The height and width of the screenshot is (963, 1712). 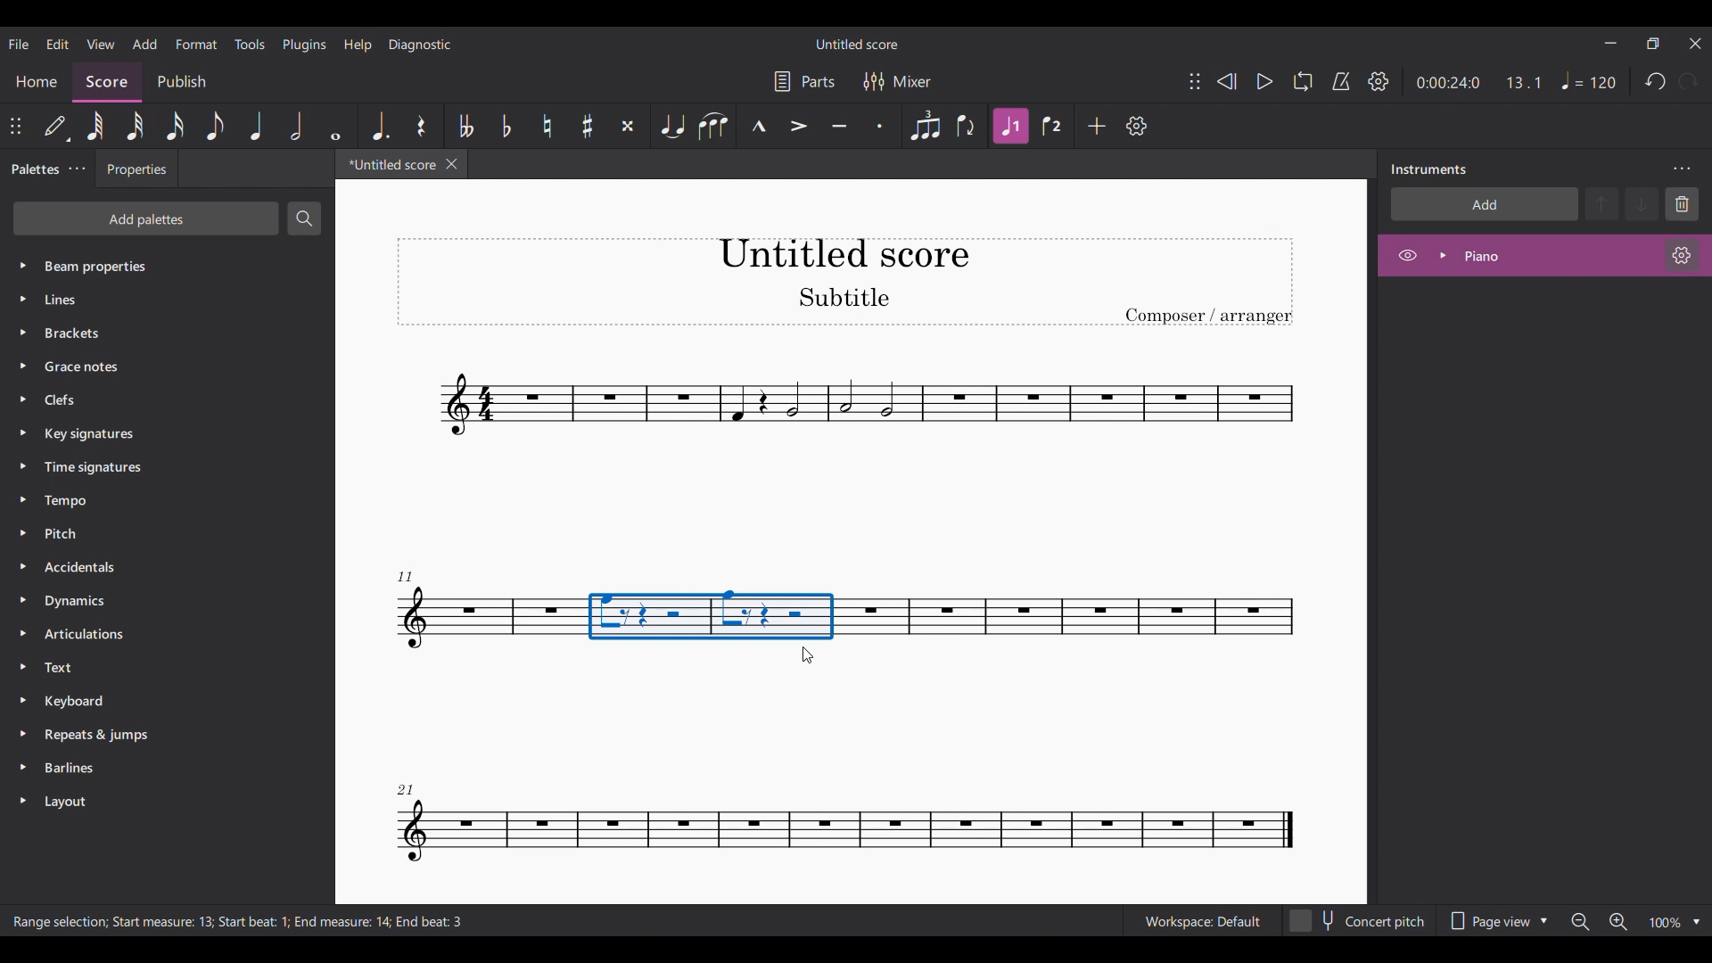 I want to click on Current zoom factor, so click(x=1666, y=922).